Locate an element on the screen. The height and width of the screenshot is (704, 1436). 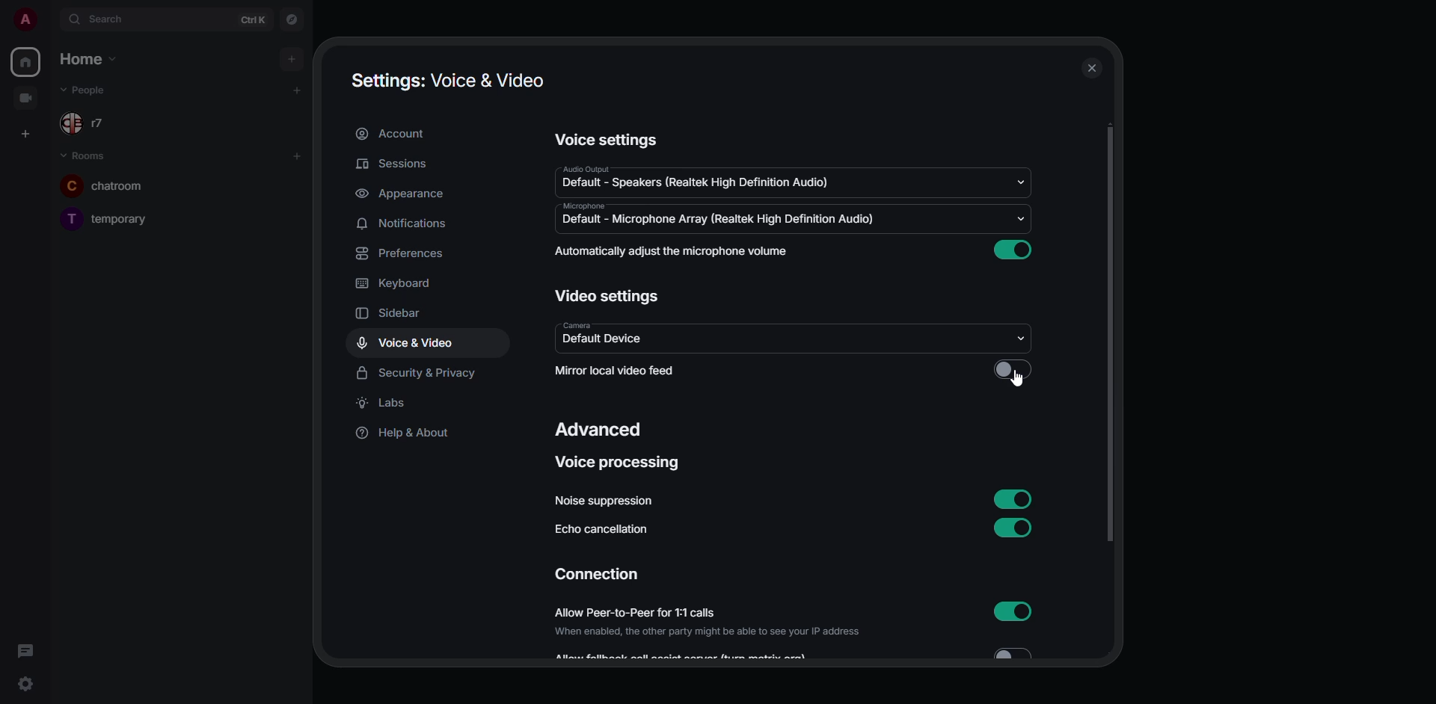
security & privacy is located at coordinates (420, 374).